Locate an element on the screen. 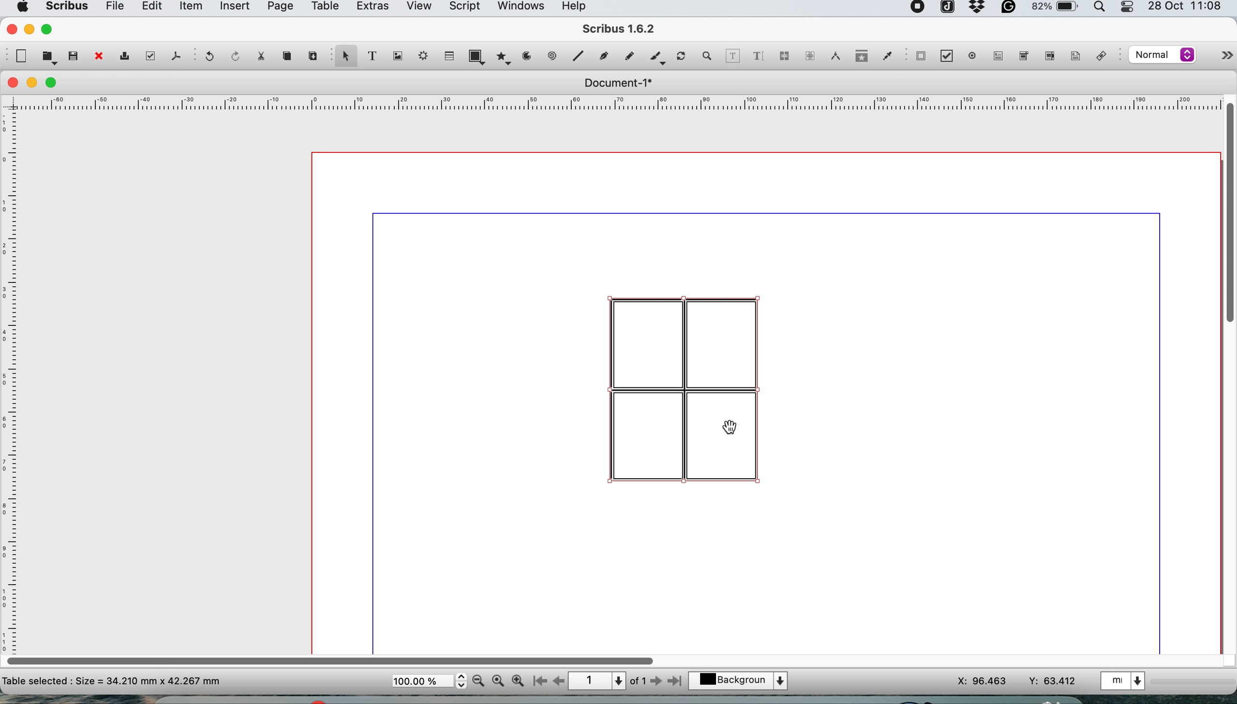  edit text with story mode is located at coordinates (758, 57).